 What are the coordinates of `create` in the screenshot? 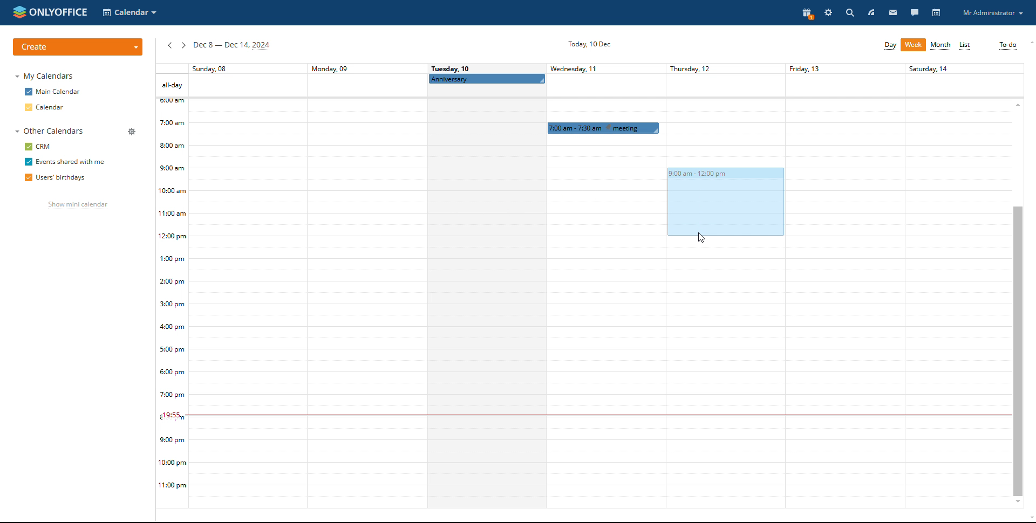 It's located at (78, 47).